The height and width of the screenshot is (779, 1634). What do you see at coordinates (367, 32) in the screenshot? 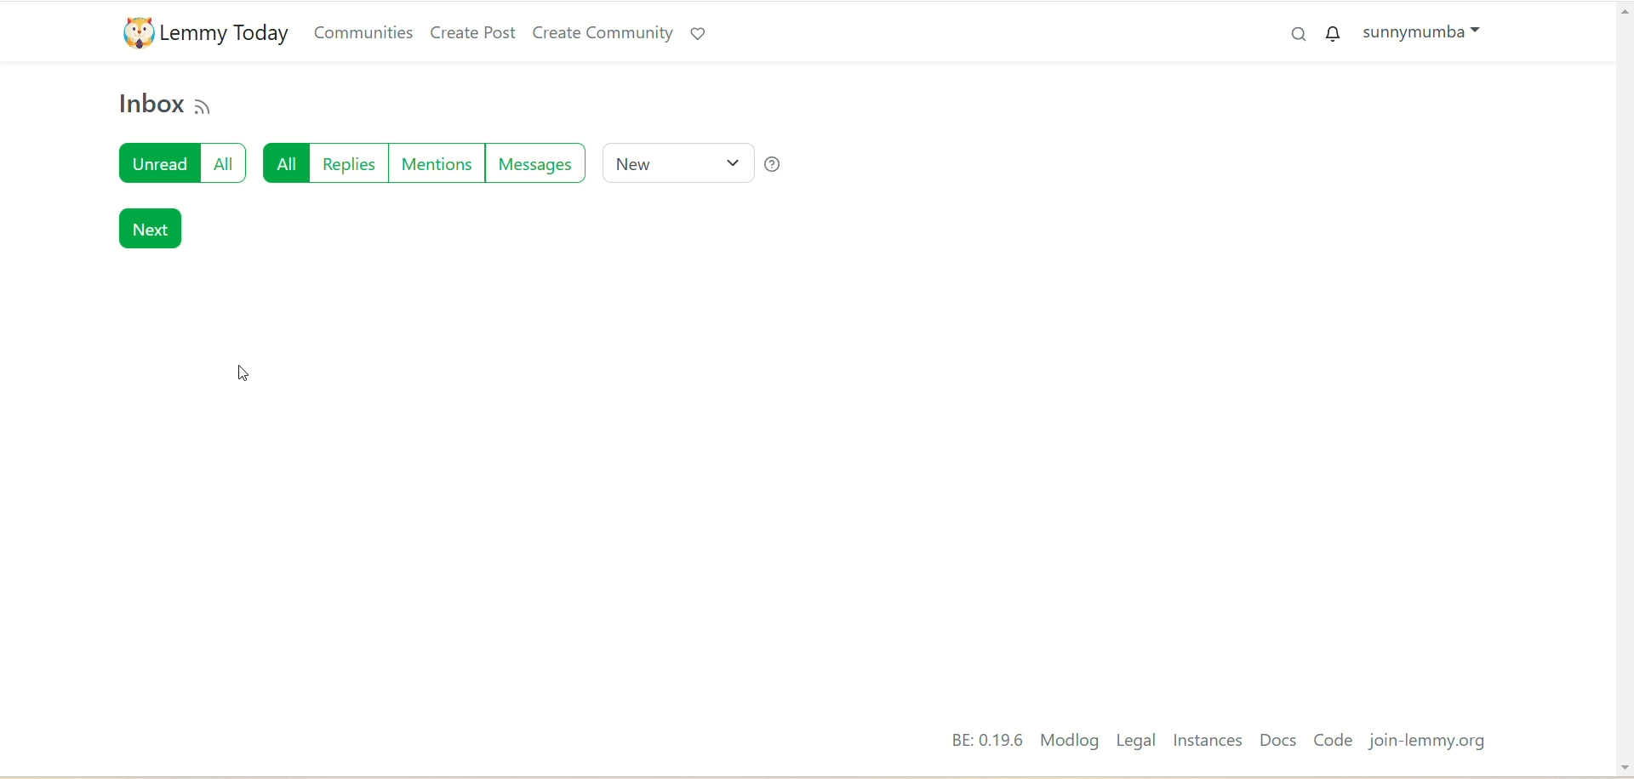
I see `communities` at bounding box center [367, 32].